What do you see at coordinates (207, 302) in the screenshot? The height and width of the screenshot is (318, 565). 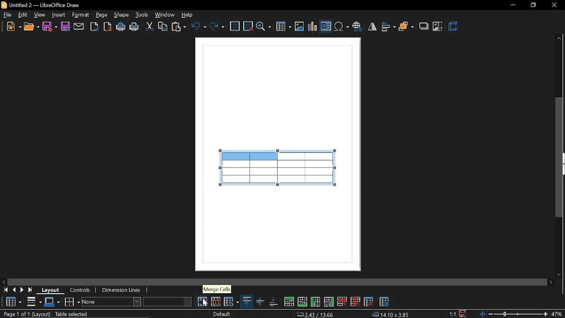 I see `Cursor` at bounding box center [207, 302].